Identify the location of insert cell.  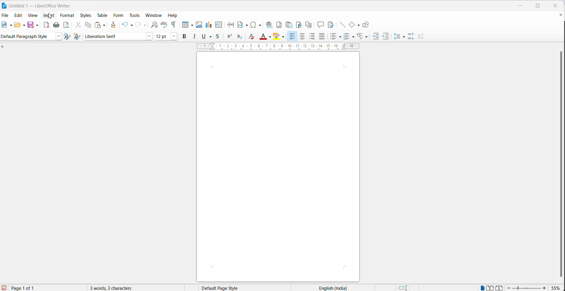
(184, 25).